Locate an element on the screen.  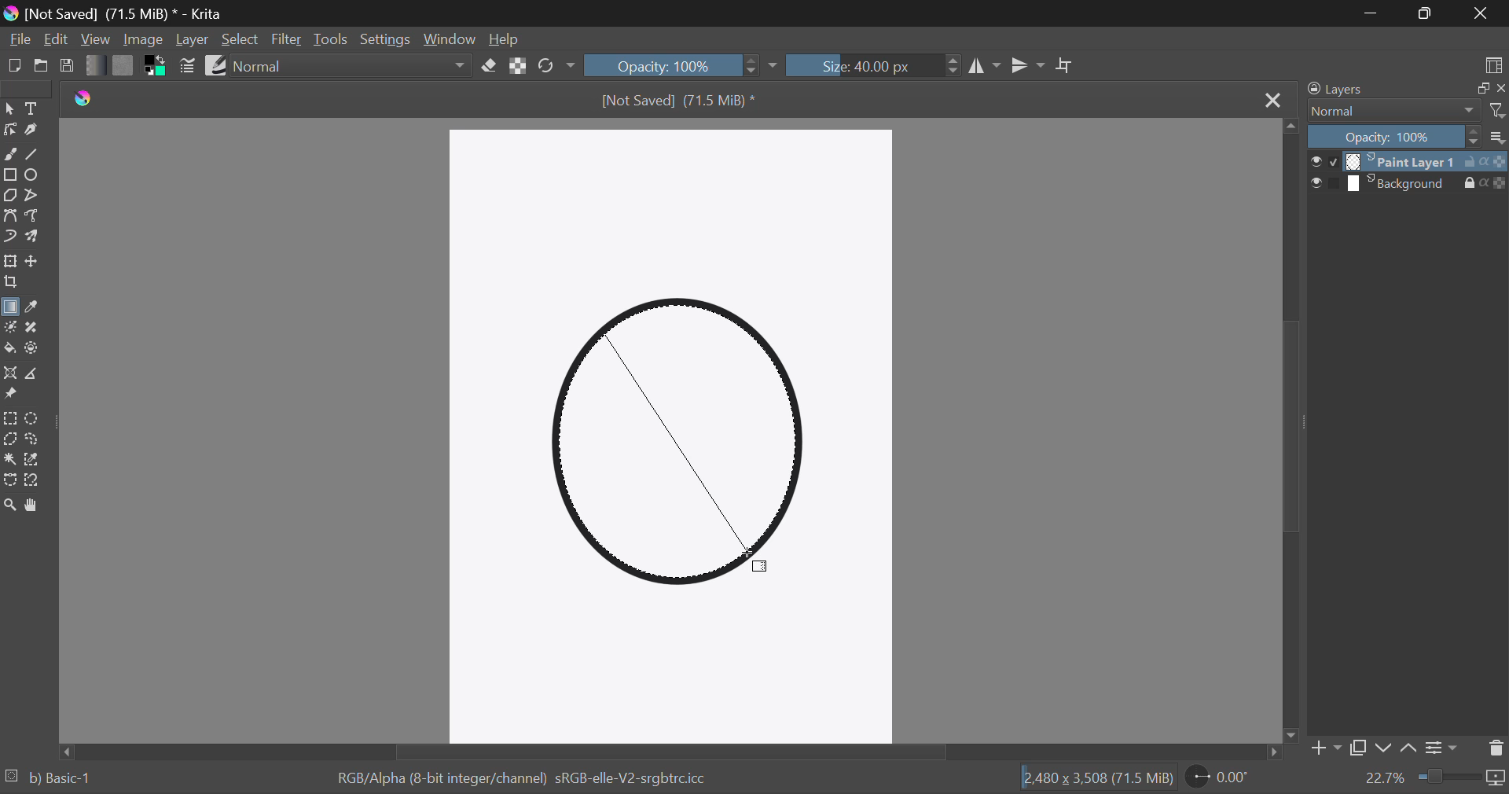
Polygon is located at coordinates (11, 197).